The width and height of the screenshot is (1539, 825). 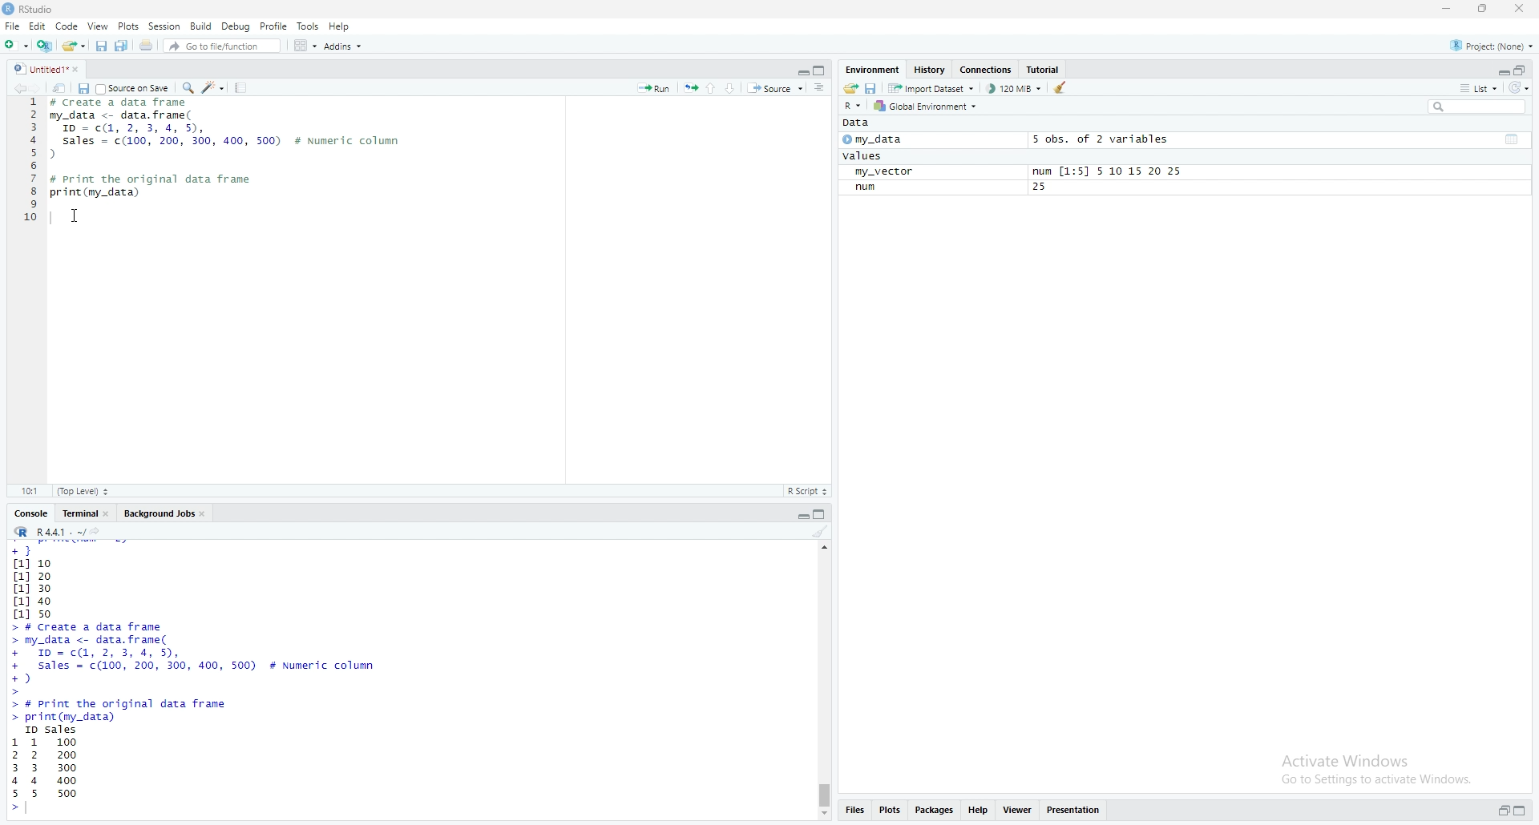 What do you see at coordinates (819, 532) in the screenshot?
I see `clear console` at bounding box center [819, 532].